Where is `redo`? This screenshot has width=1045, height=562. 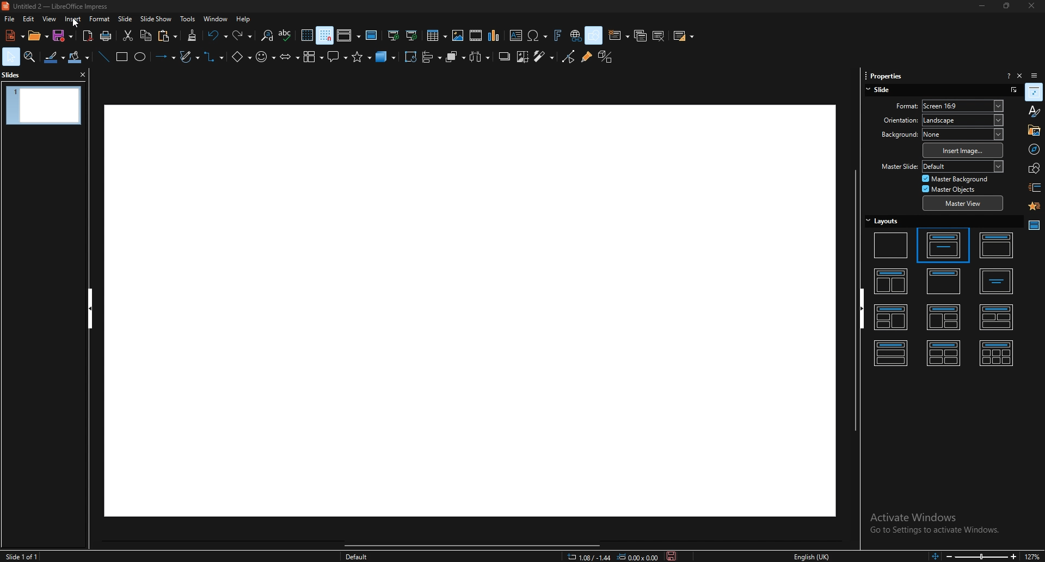 redo is located at coordinates (243, 35).